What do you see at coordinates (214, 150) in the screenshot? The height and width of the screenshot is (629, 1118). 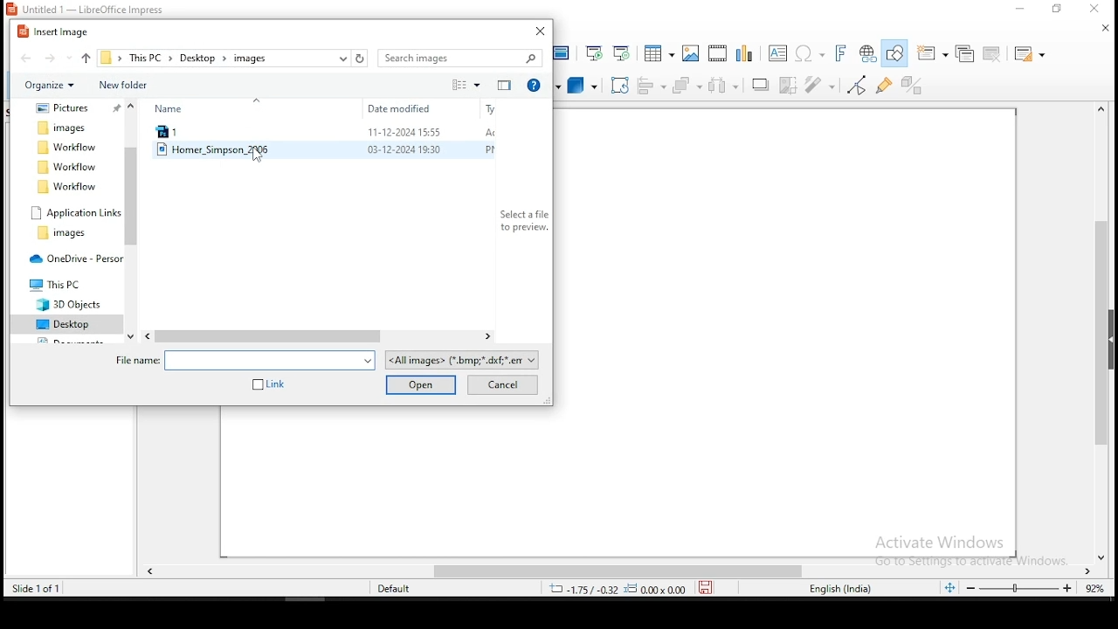 I see `image` at bounding box center [214, 150].